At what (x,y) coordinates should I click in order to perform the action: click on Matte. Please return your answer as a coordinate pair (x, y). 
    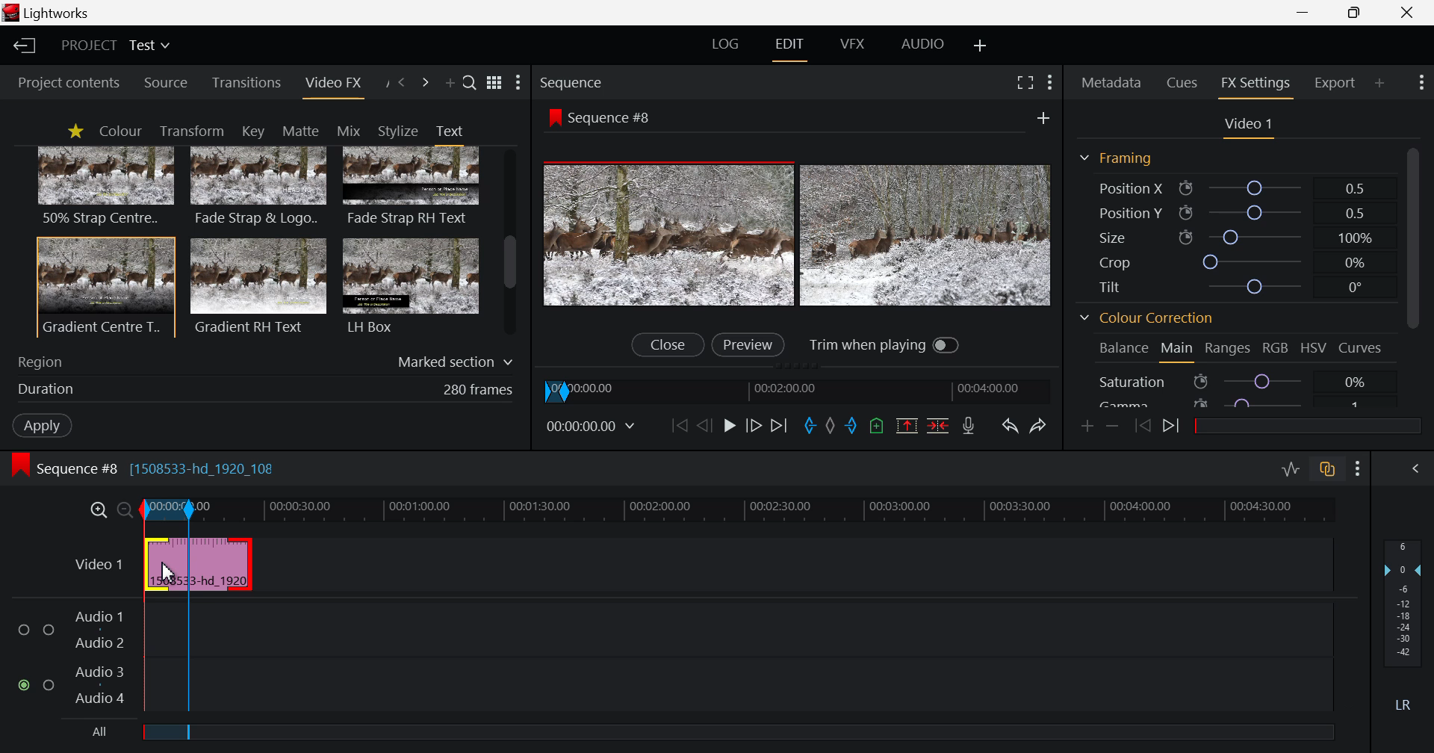
    Looking at the image, I should click on (299, 130).